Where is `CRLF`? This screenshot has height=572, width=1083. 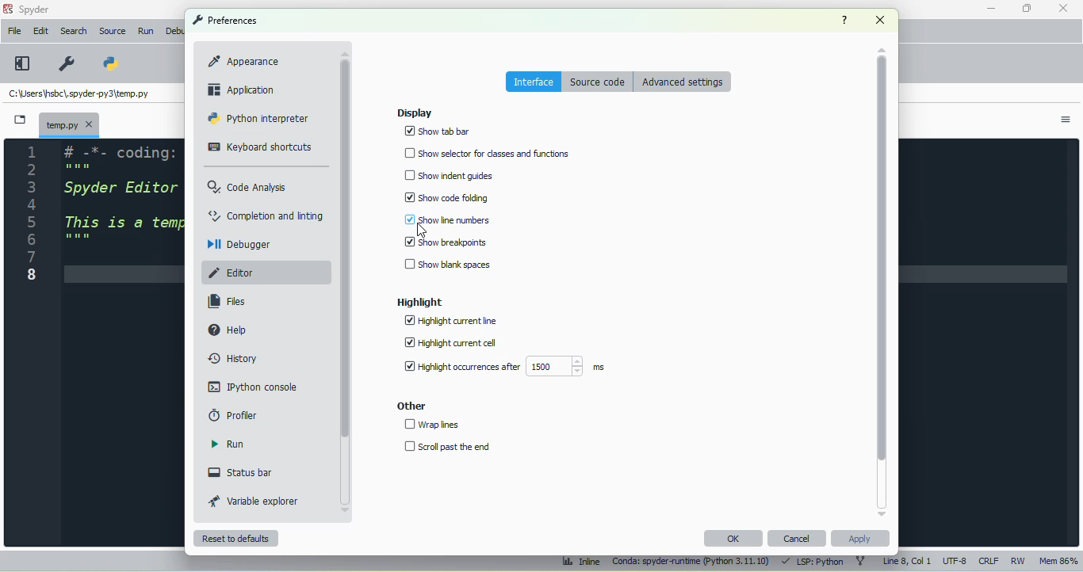
CRLF is located at coordinates (989, 561).